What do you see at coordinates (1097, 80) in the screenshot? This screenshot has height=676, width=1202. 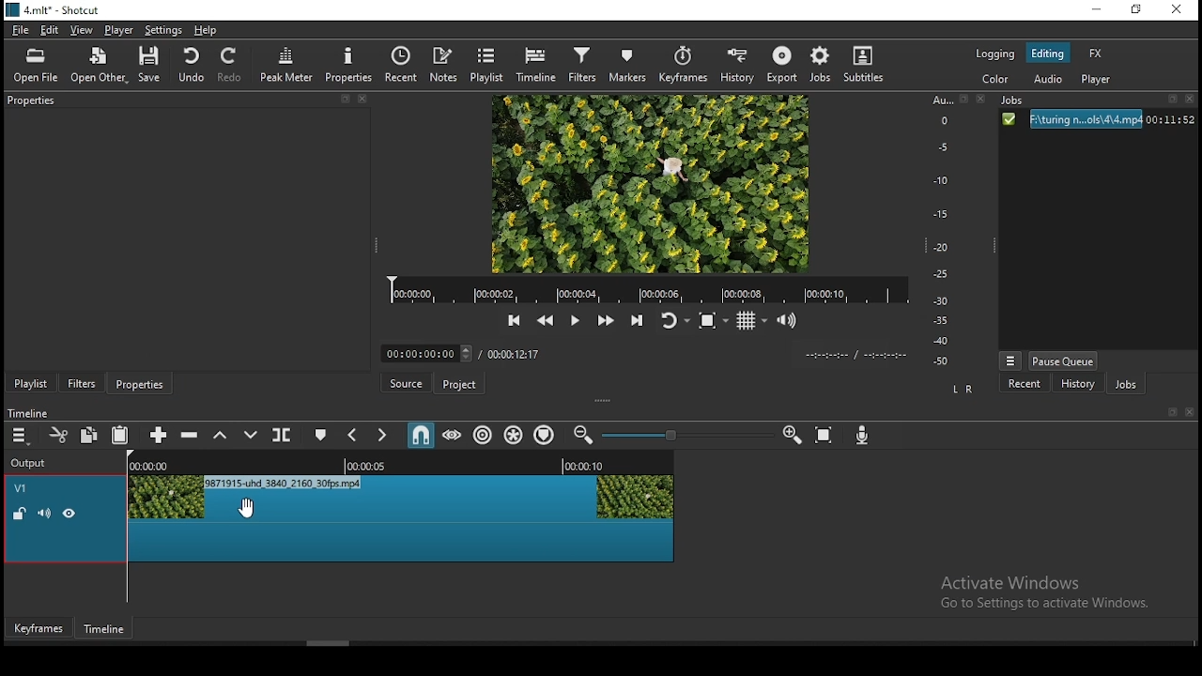 I see `player` at bounding box center [1097, 80].